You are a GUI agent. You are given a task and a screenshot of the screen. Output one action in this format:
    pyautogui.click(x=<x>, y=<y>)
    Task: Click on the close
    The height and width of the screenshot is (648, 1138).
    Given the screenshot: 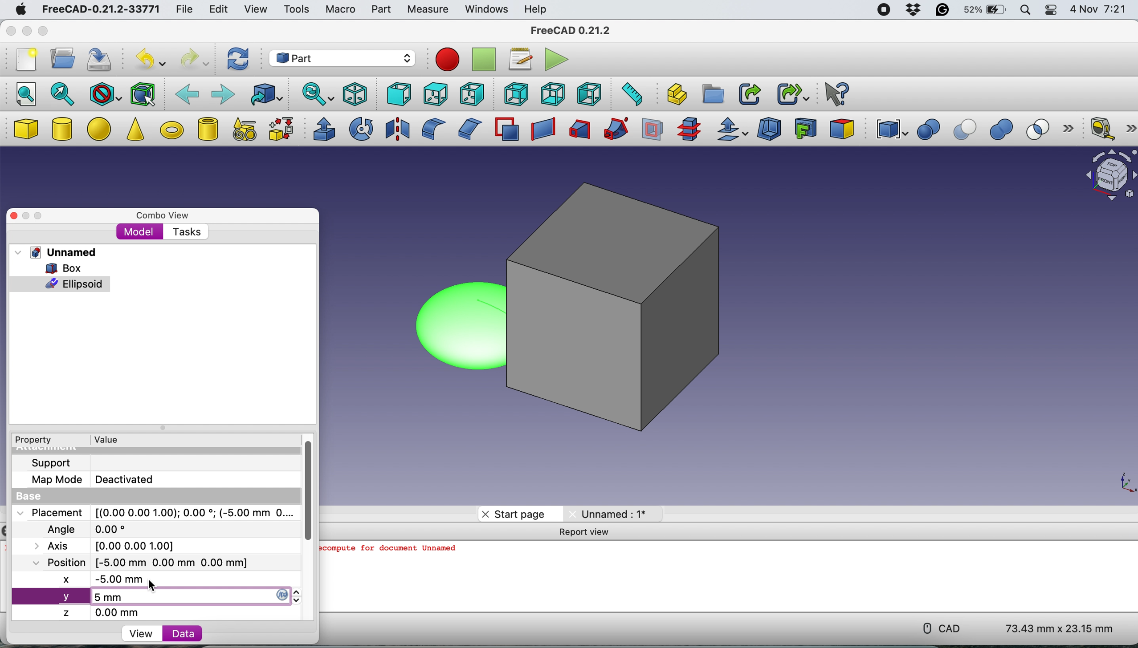 What is the action you would take?
    pyautogui.click(x=14, y=215)
    